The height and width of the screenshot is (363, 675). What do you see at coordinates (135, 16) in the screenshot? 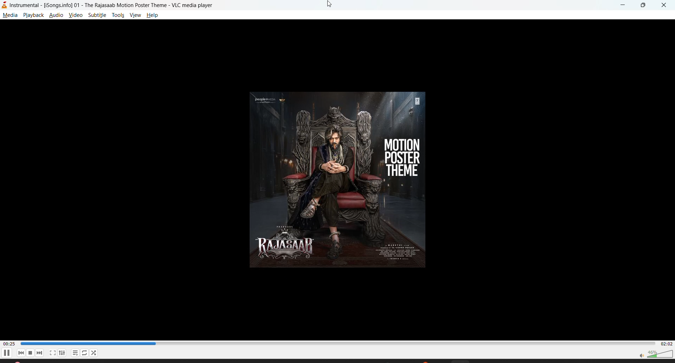
I see `view` at bounding box center [135, 16].